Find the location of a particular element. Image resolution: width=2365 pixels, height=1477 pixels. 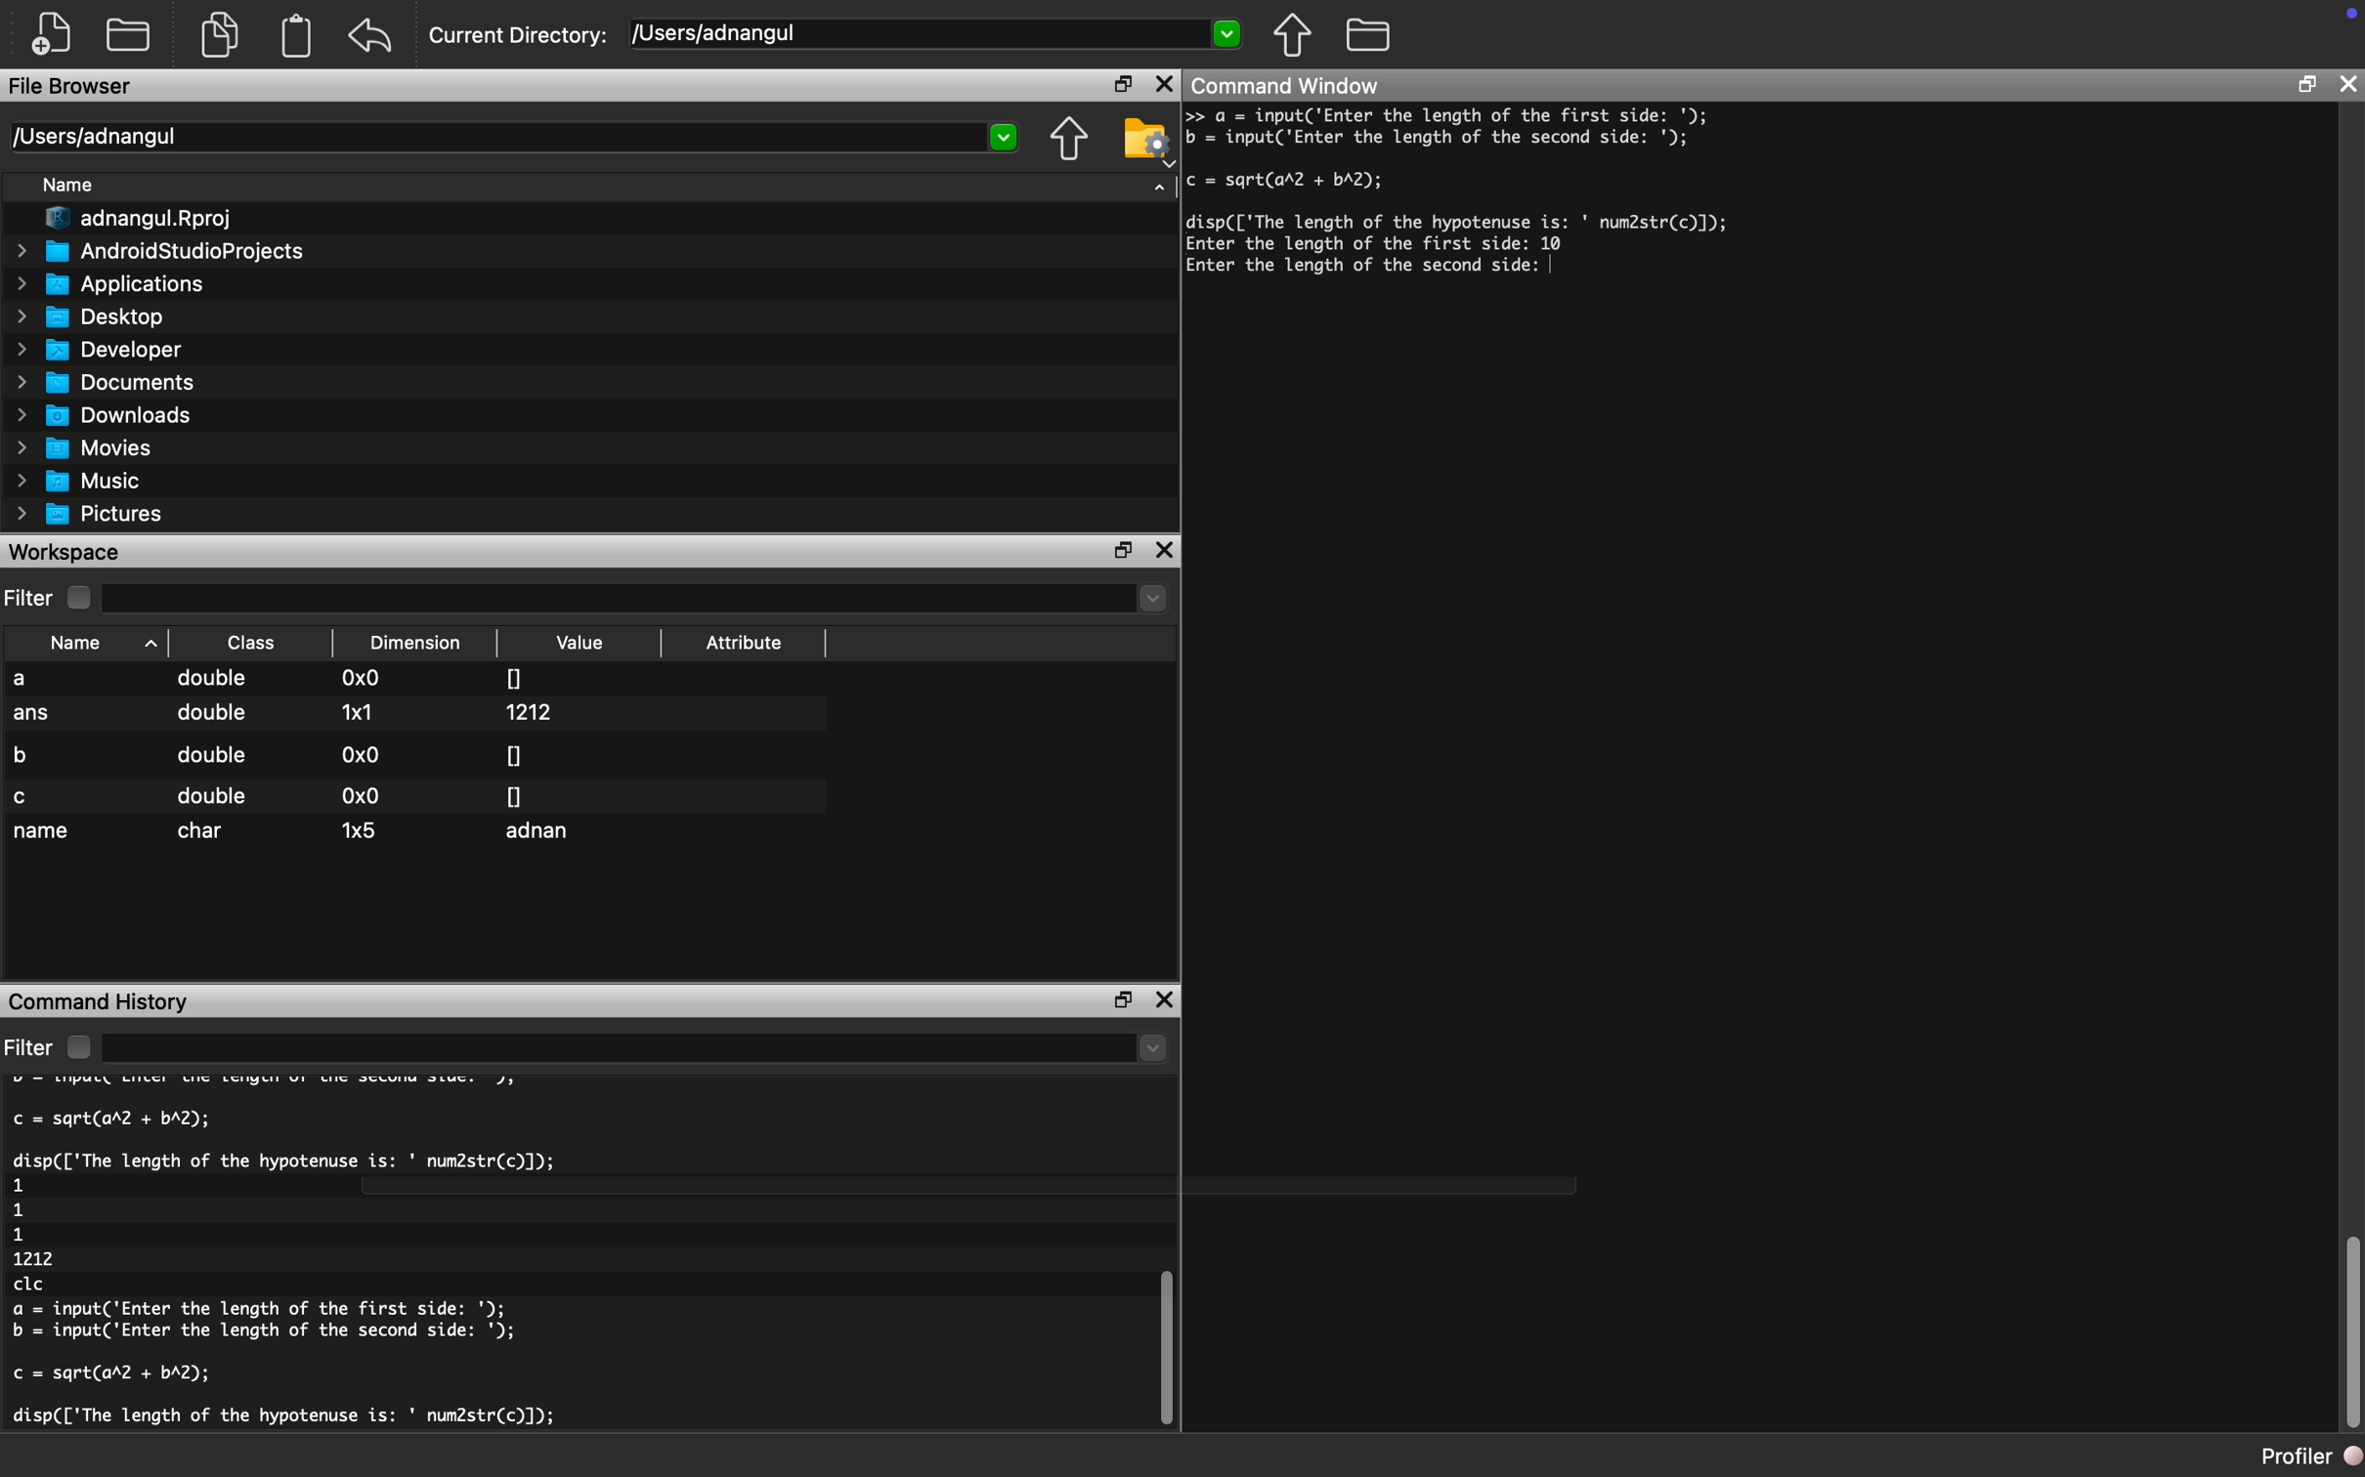

checkbox is located at coordinates (77, 1047).